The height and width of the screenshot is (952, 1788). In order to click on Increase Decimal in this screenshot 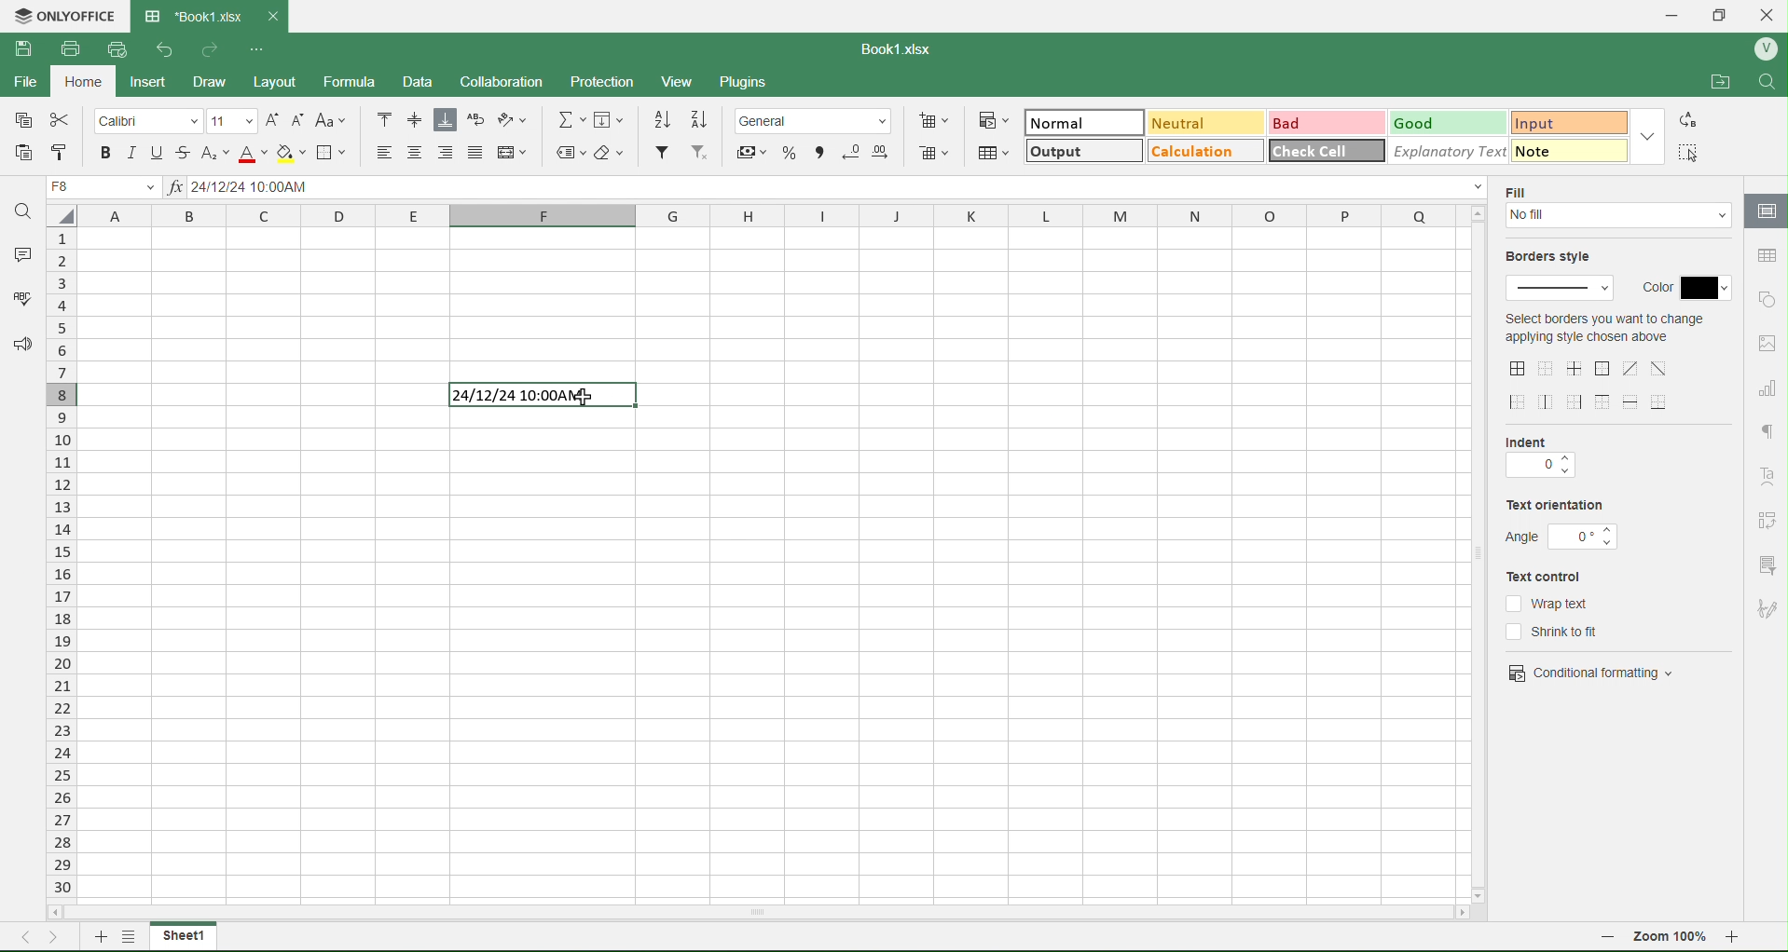, I will do `click(883, 149)`.